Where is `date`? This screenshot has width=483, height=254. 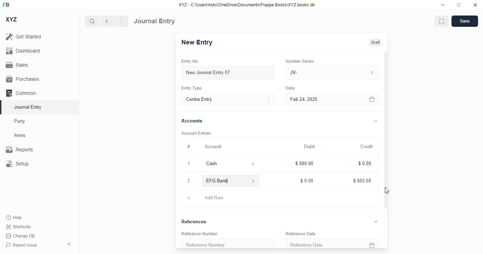 date is located at coordinates (290, 88).